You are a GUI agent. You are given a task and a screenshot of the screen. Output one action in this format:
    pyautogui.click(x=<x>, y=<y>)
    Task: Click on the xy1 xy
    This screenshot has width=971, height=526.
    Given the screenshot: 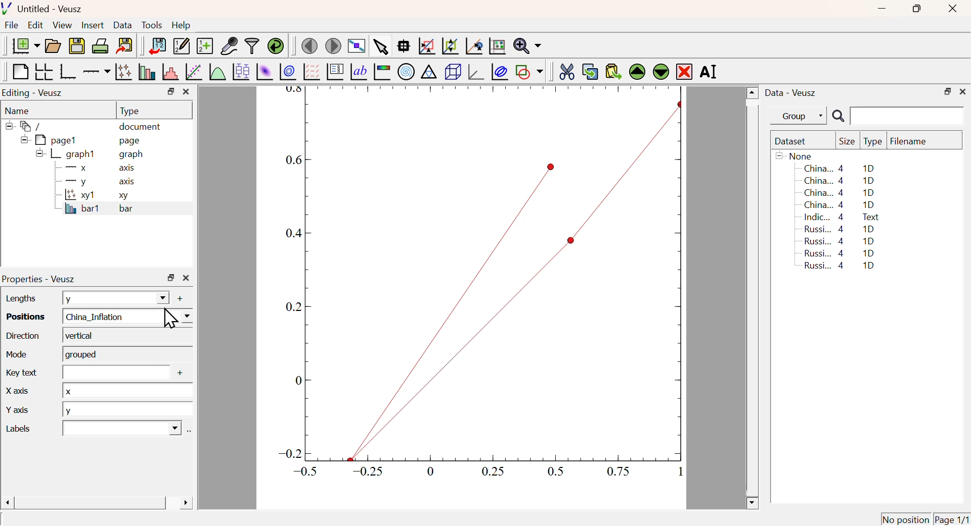 What is the action you would take?
    pyautogui.click(x=94, y=195)
    